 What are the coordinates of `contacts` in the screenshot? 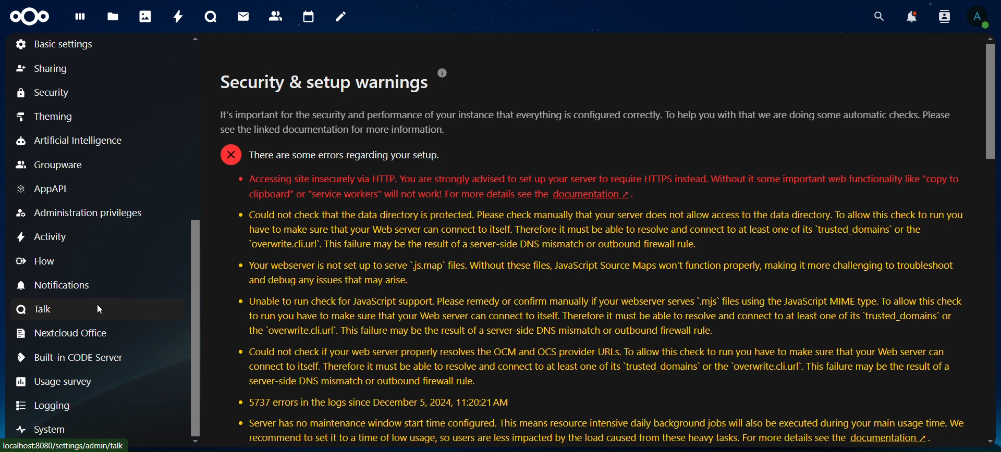 It's located at (276, 17).